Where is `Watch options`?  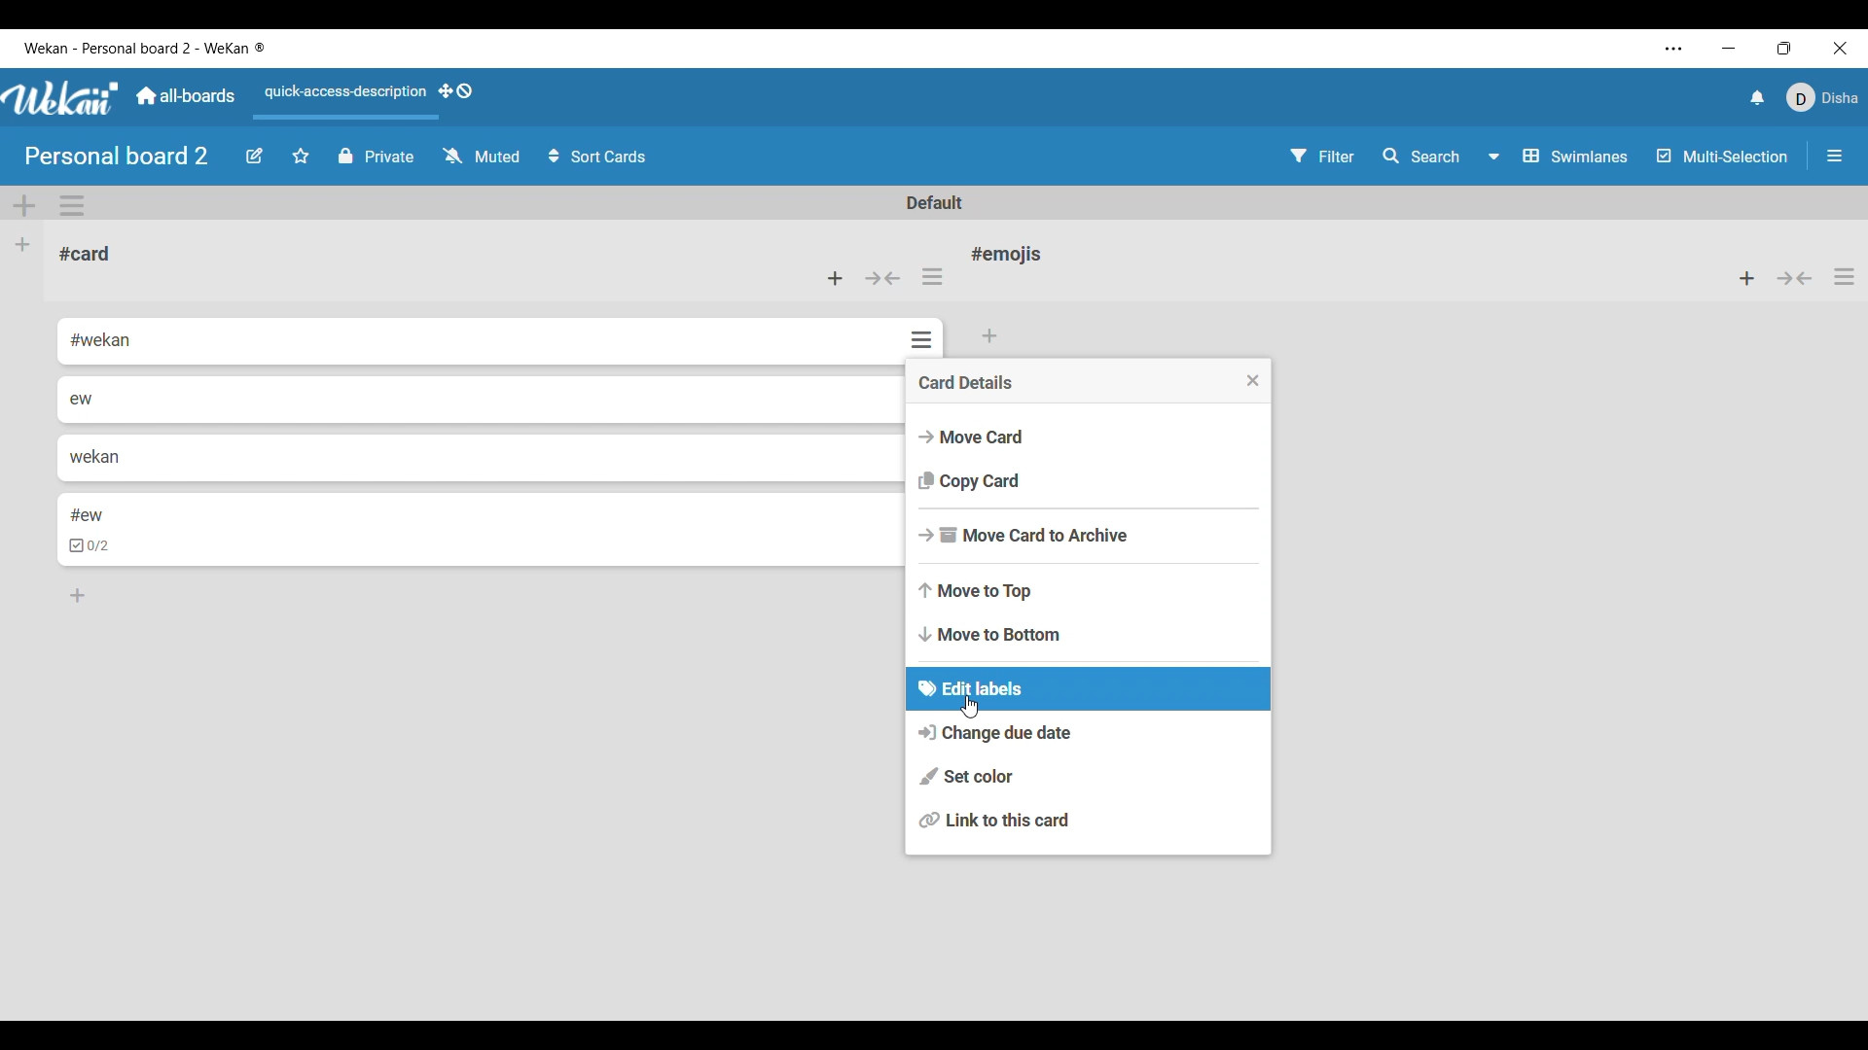 Watch options is located at coordinates (482, 155).